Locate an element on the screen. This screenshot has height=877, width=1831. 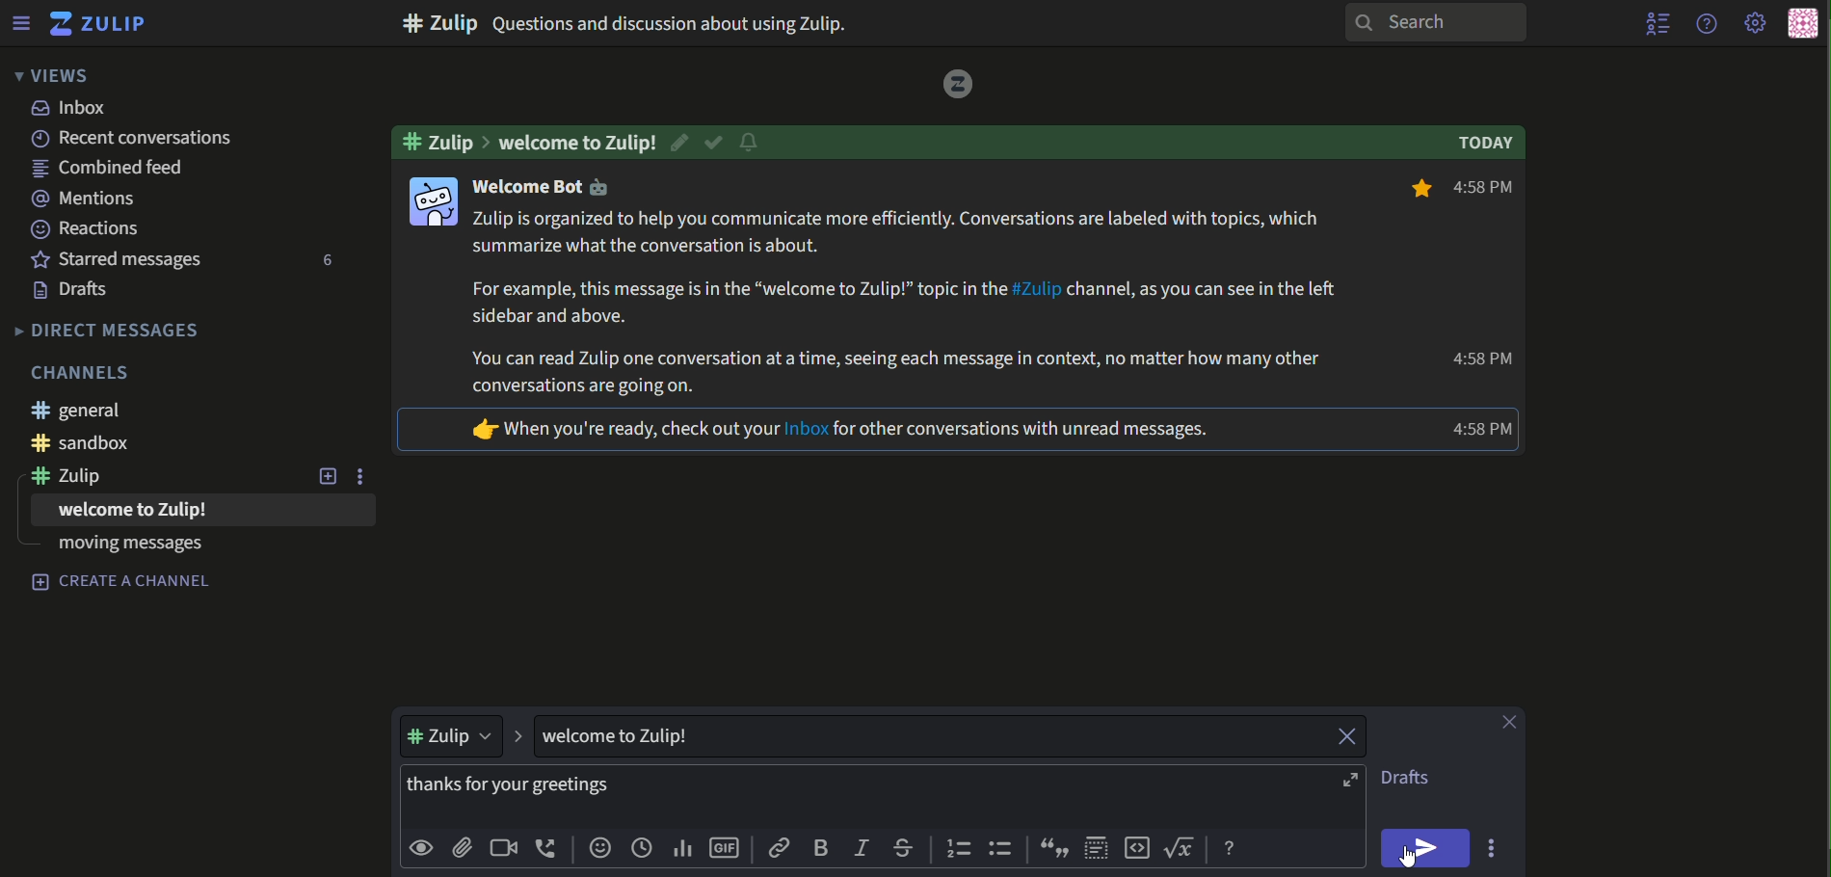
textbox is located at coordinates (843, 795).